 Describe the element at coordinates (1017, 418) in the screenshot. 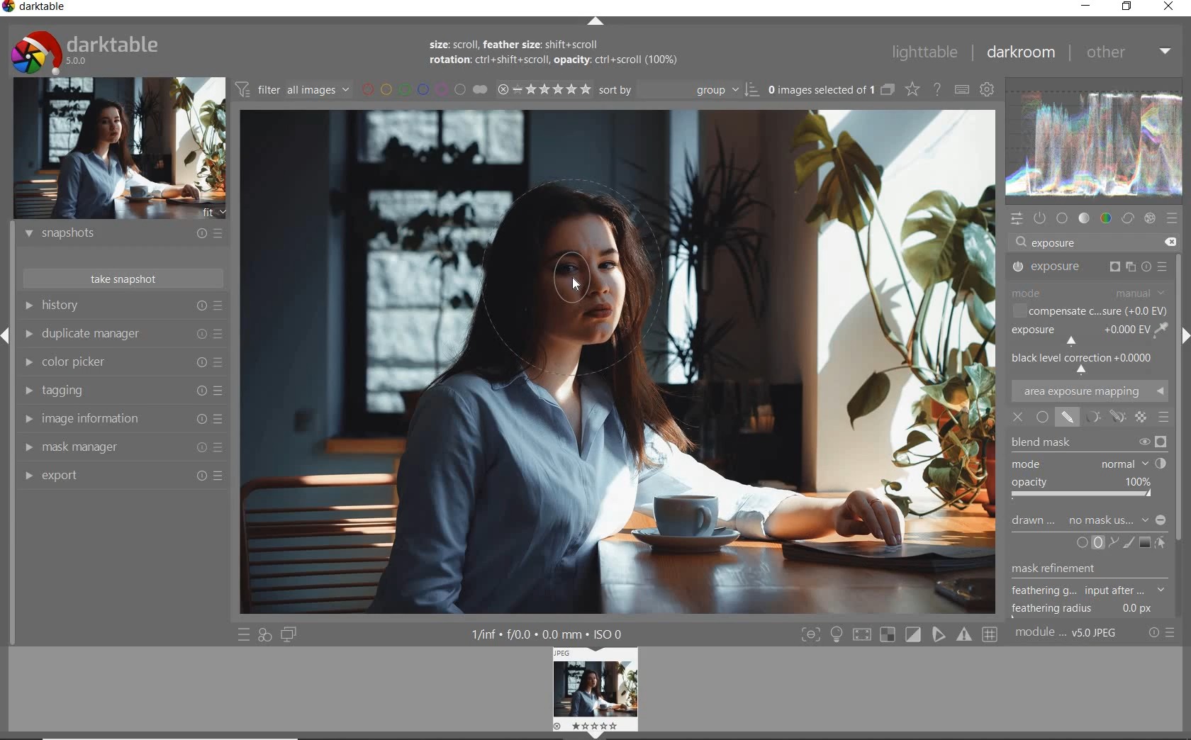

I see `OFF` at that location.